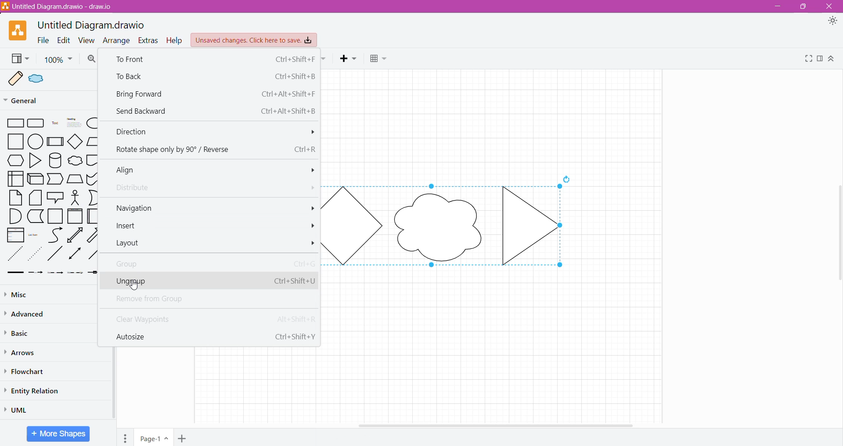 This screenshot has height=446, width=843. What do you see at coordinates (217, 111) in the screenshot?
I see `Send Backward Ctrl+Alt+Shift+B` at bounding box center [217, 111].